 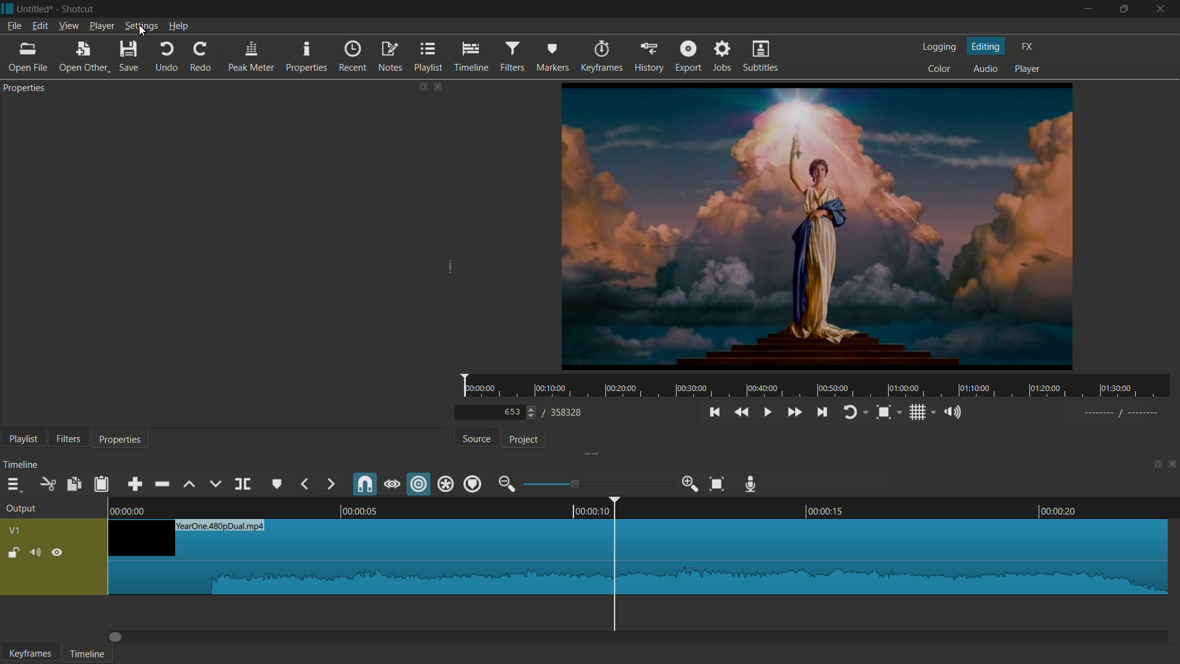 I want to click on cursor, so click(x=145, y=33).